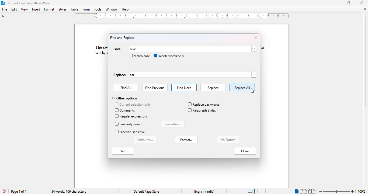 The height and width of the screenshot is (194, 368). What do you see at coordinates (297, 191) in the screenshot?
I see `single-page view` at bounding box center [297, 191].